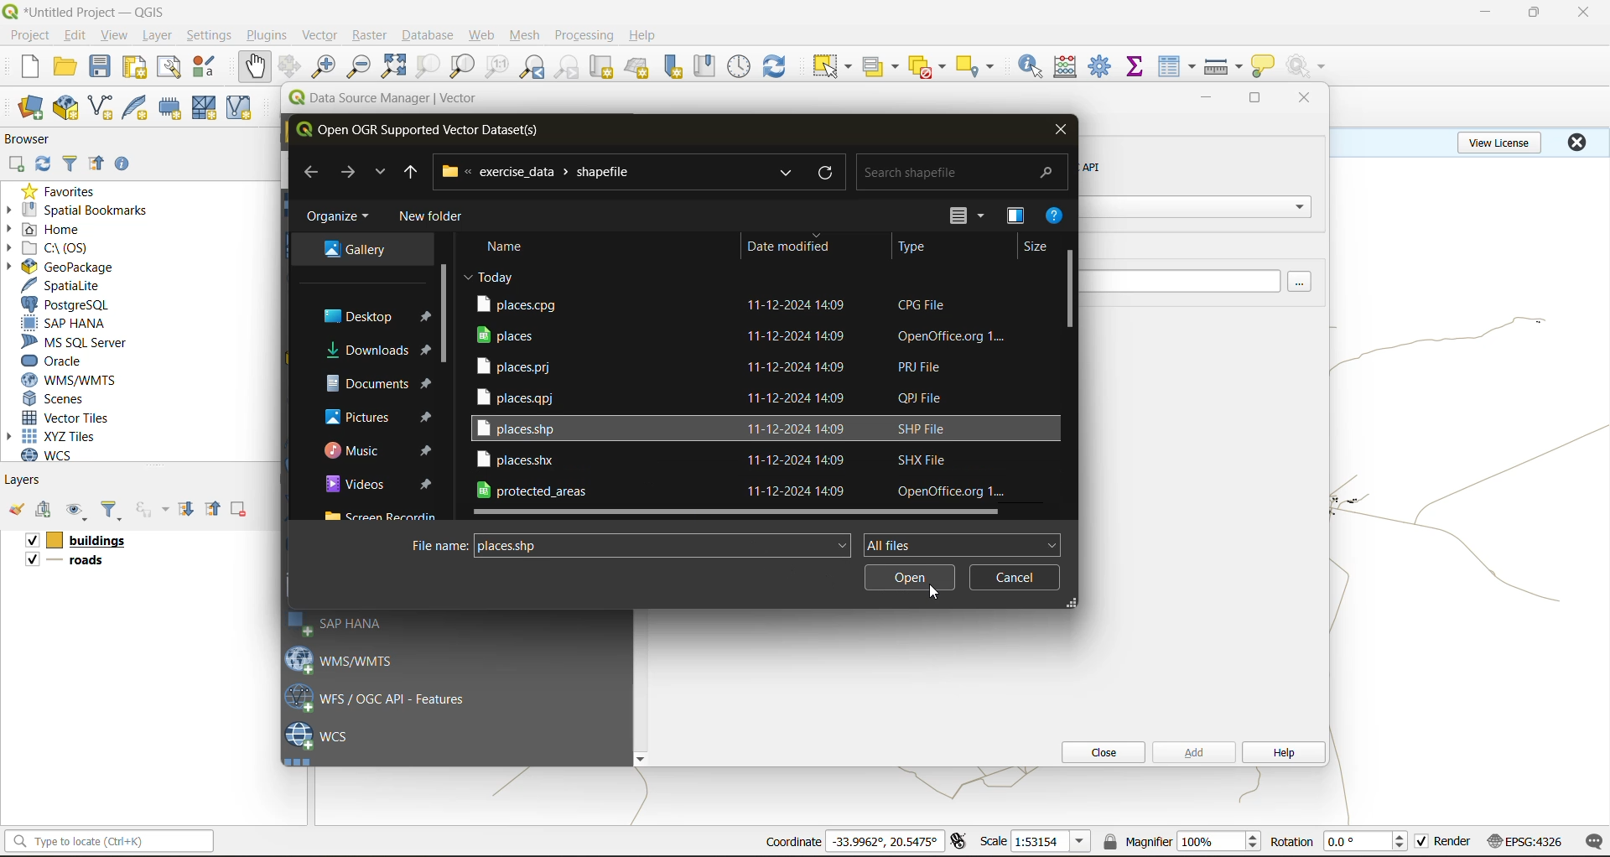  Describe the element at coordinates (993, 840) in the screenshot. I see `scale` at that location.